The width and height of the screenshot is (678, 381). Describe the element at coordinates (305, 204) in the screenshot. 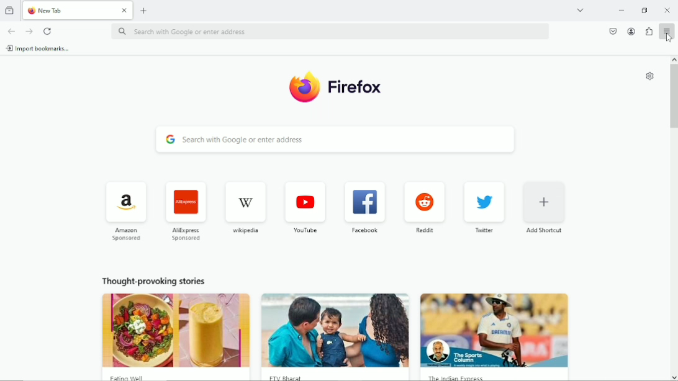

I see `icon` at that location.